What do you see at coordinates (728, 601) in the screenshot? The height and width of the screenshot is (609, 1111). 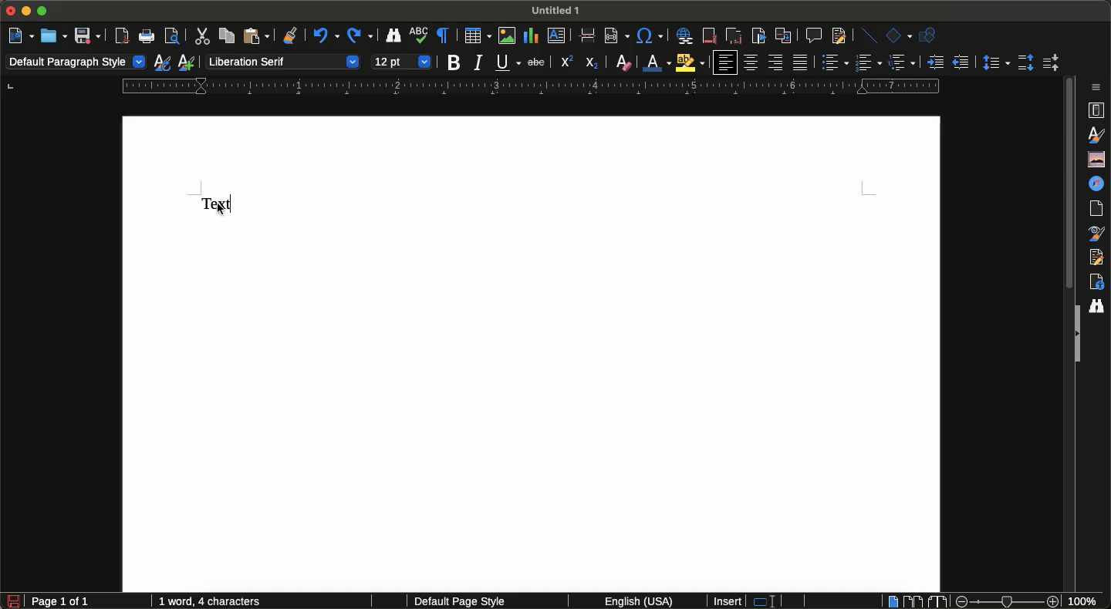 I see `Insert` at bounding box center [728, 601].